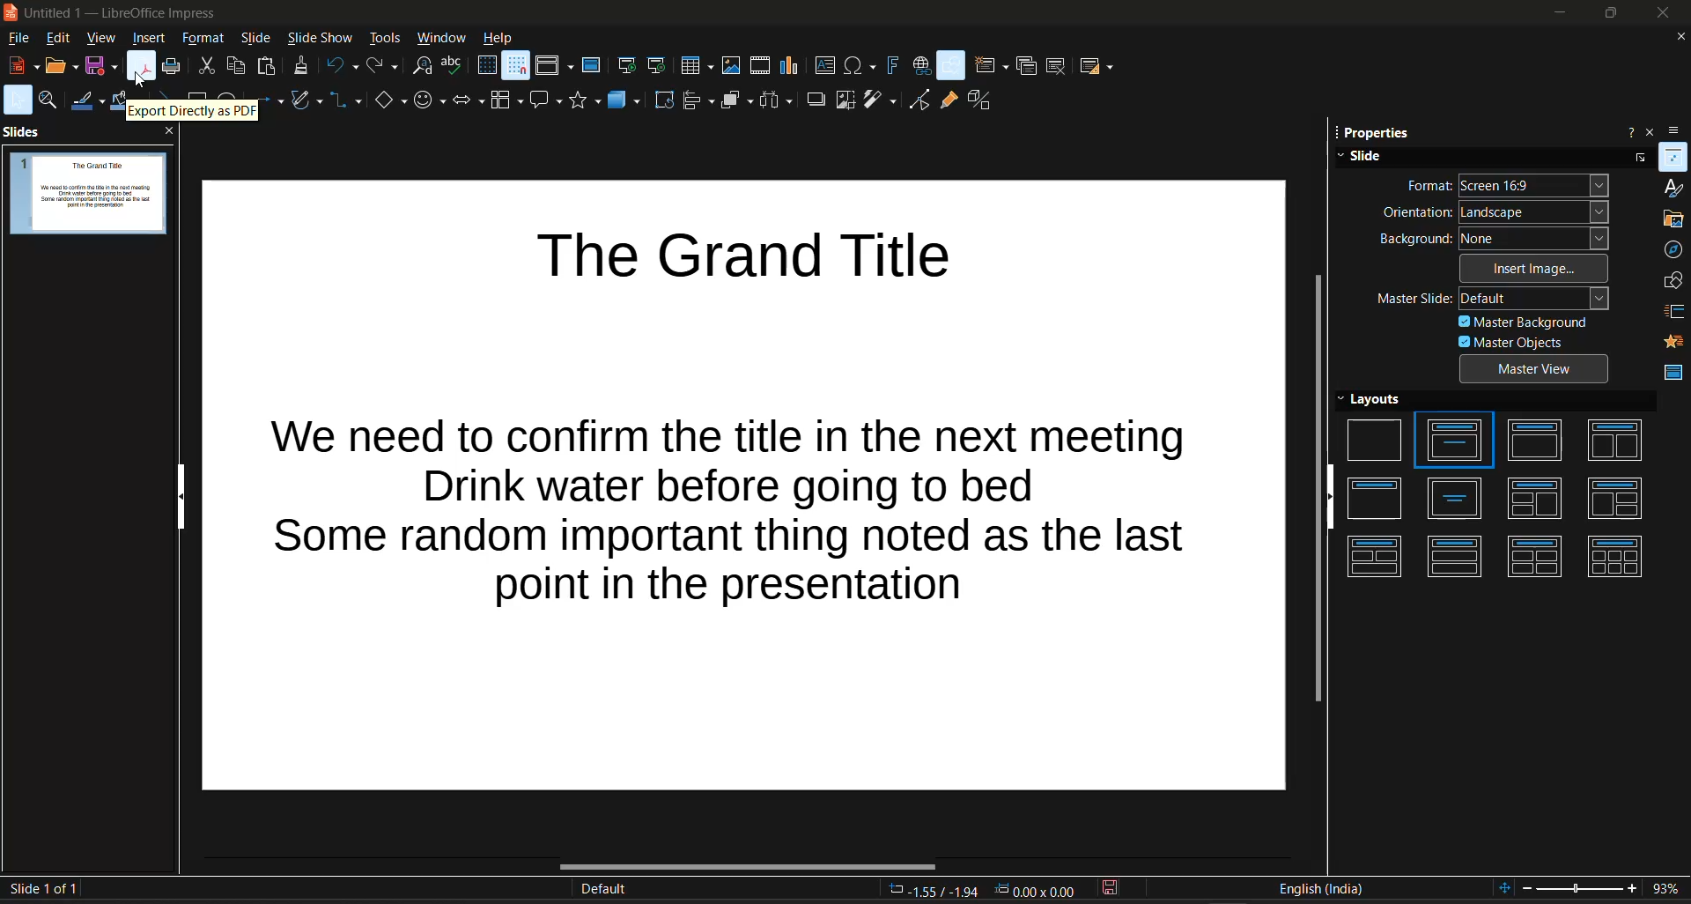  Describe the element at coordinates (1111, 891) in the screenshot. I see `click to save` at that location.